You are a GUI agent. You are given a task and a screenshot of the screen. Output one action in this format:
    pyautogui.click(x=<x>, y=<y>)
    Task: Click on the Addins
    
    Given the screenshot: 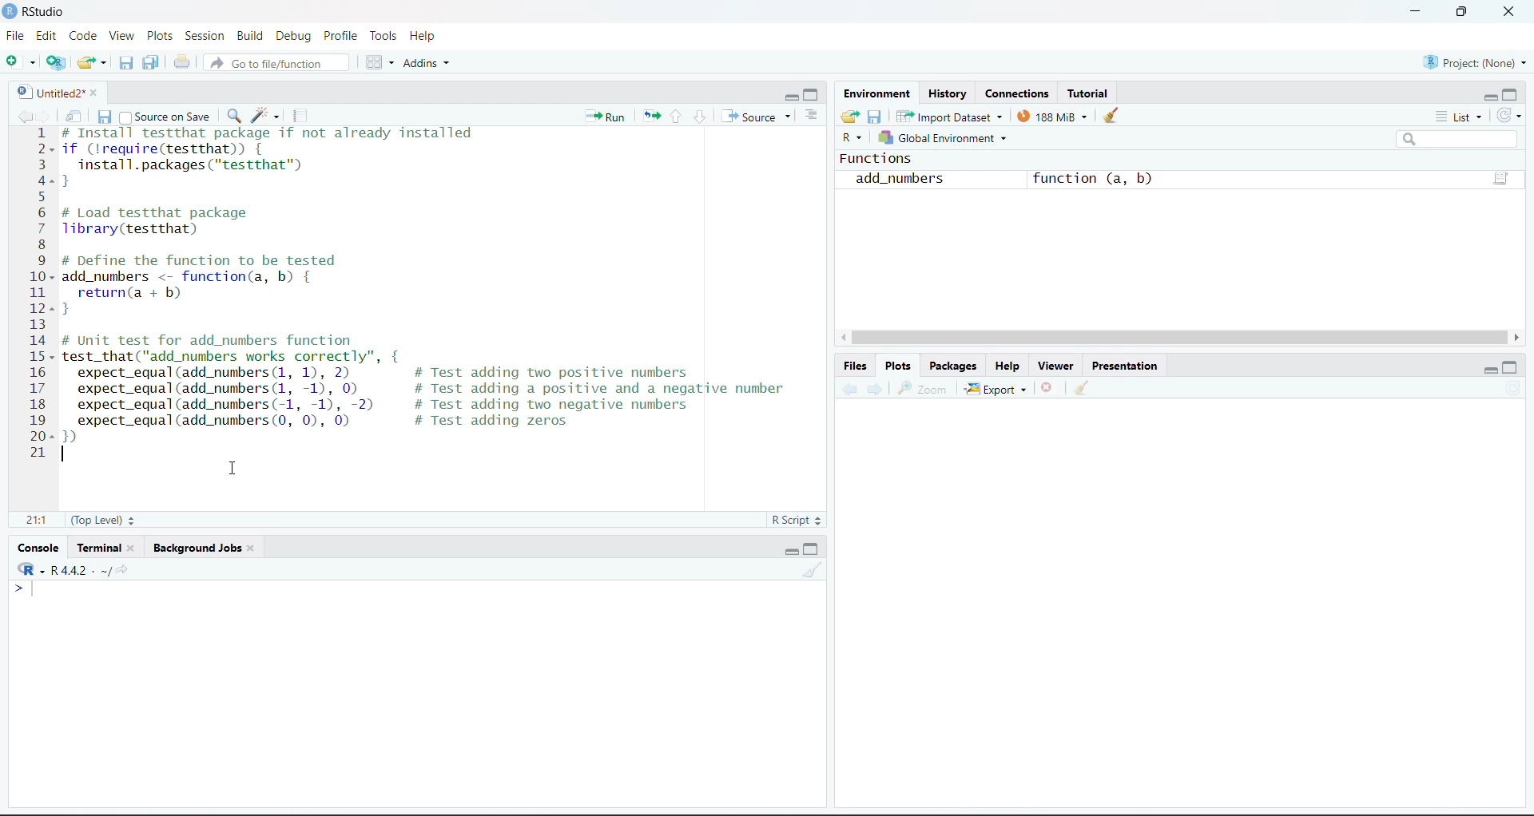 What is the action you would take?
    pyautogui.click(x=428, y=64)
    